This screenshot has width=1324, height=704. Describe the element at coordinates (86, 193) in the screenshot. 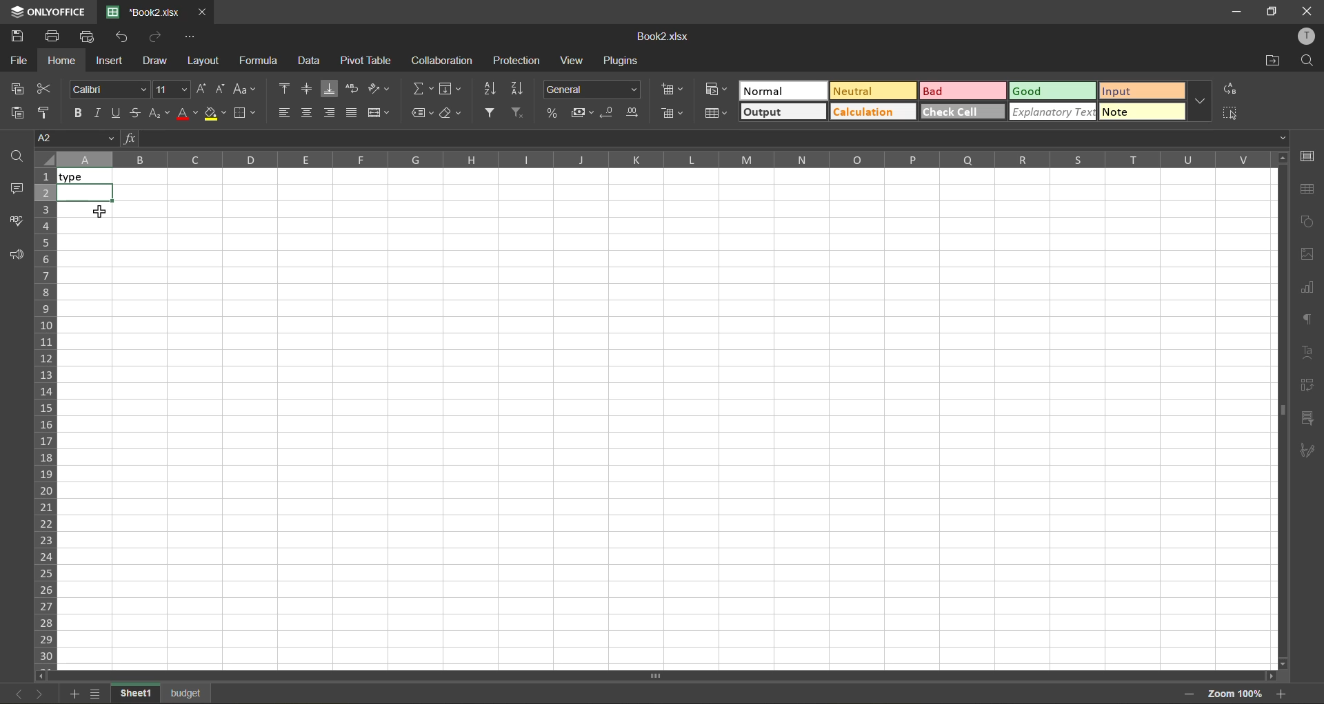

I see `selected cell` at that location.